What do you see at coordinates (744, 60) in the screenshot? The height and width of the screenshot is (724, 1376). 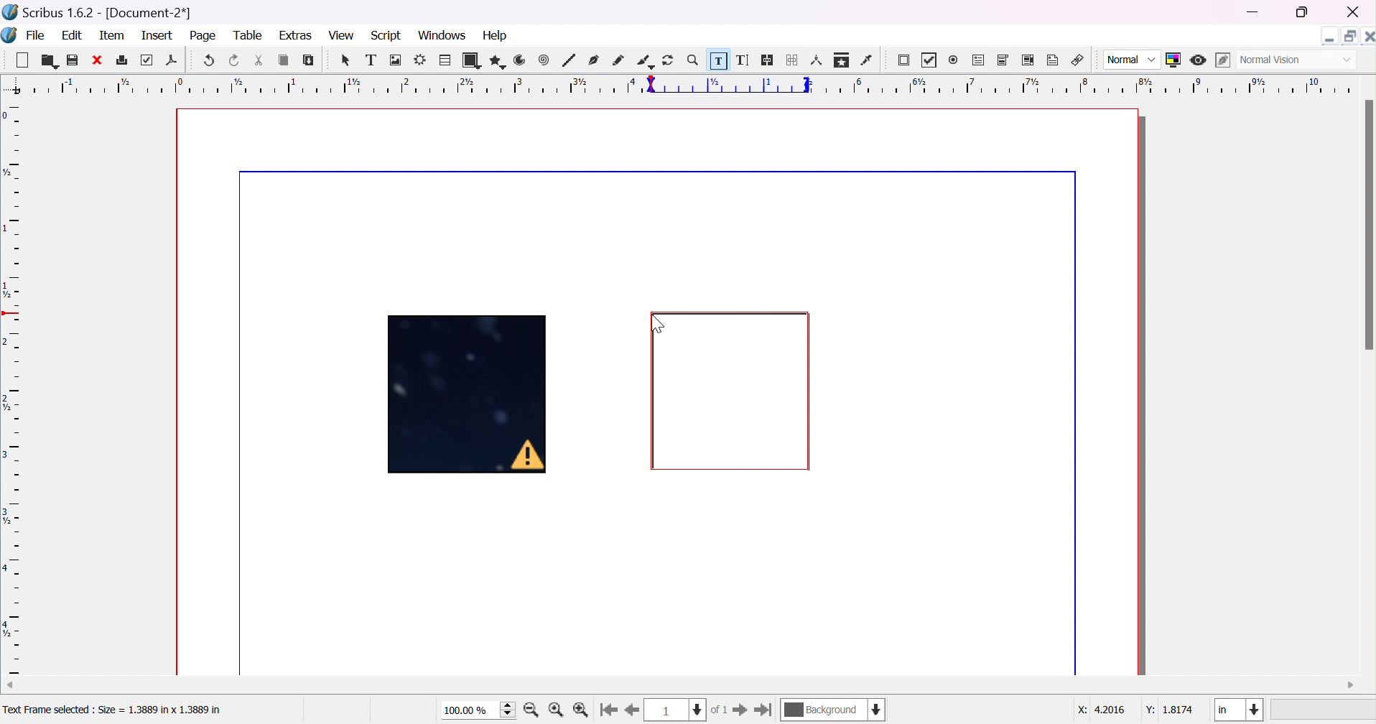 I see `edit text with story editor` at bounding box center [744, 60].